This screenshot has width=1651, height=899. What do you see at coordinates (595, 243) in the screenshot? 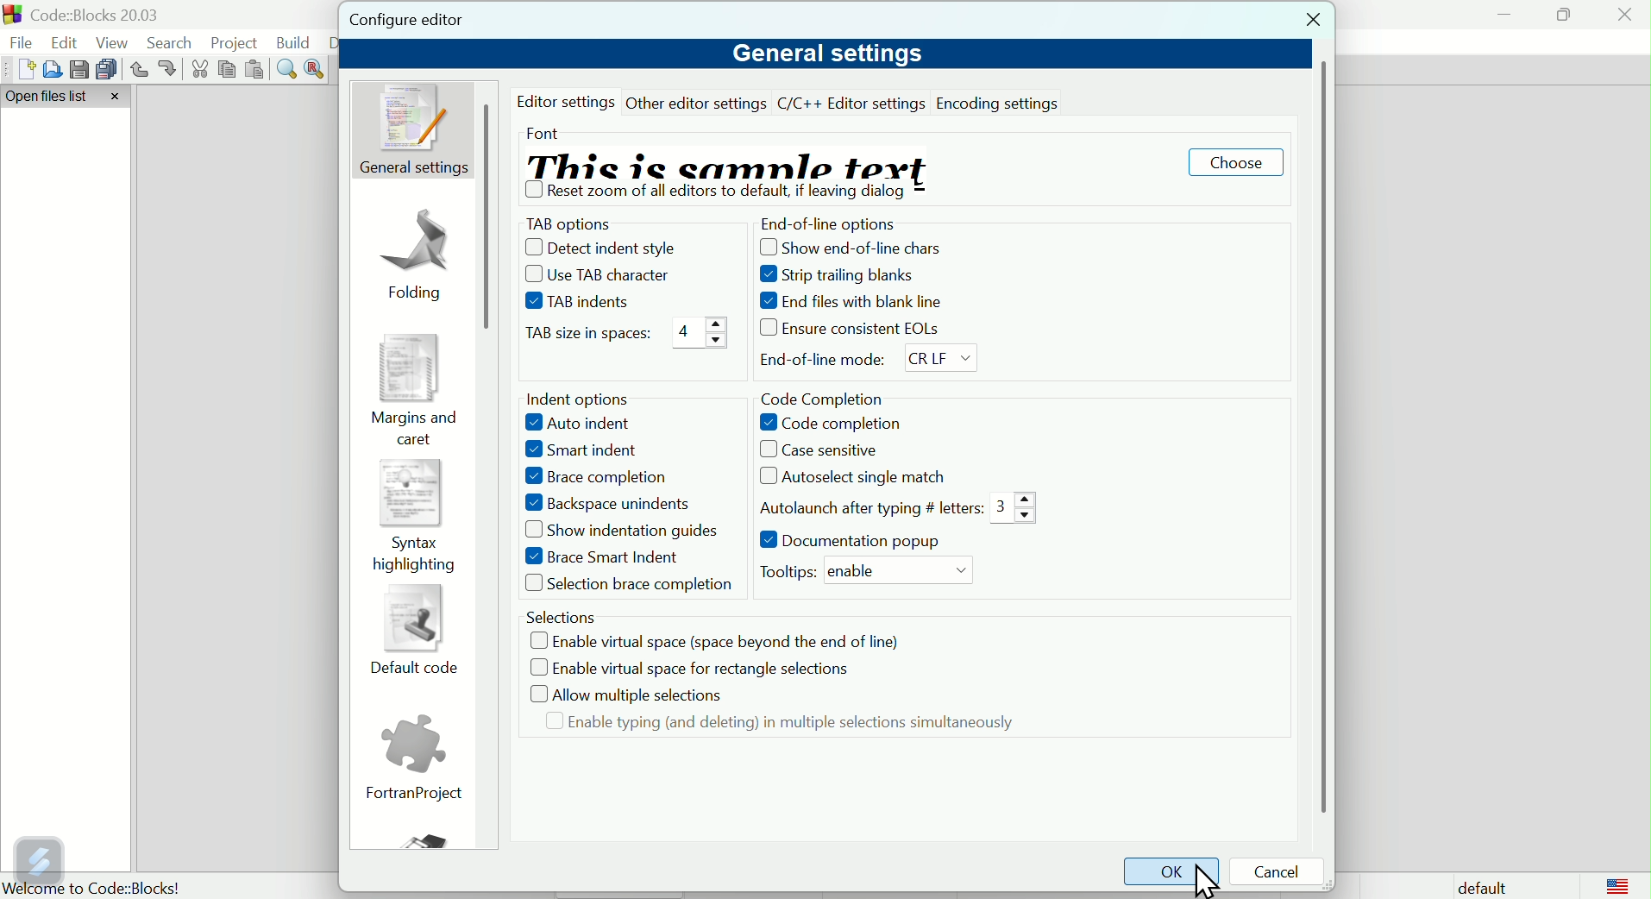
I see `Decent indent style` at bounding box center [595, 243].